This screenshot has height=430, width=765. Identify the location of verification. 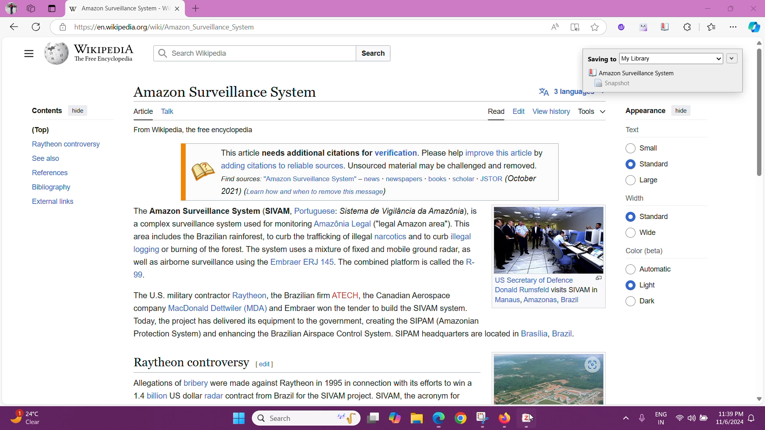
(396, 152).